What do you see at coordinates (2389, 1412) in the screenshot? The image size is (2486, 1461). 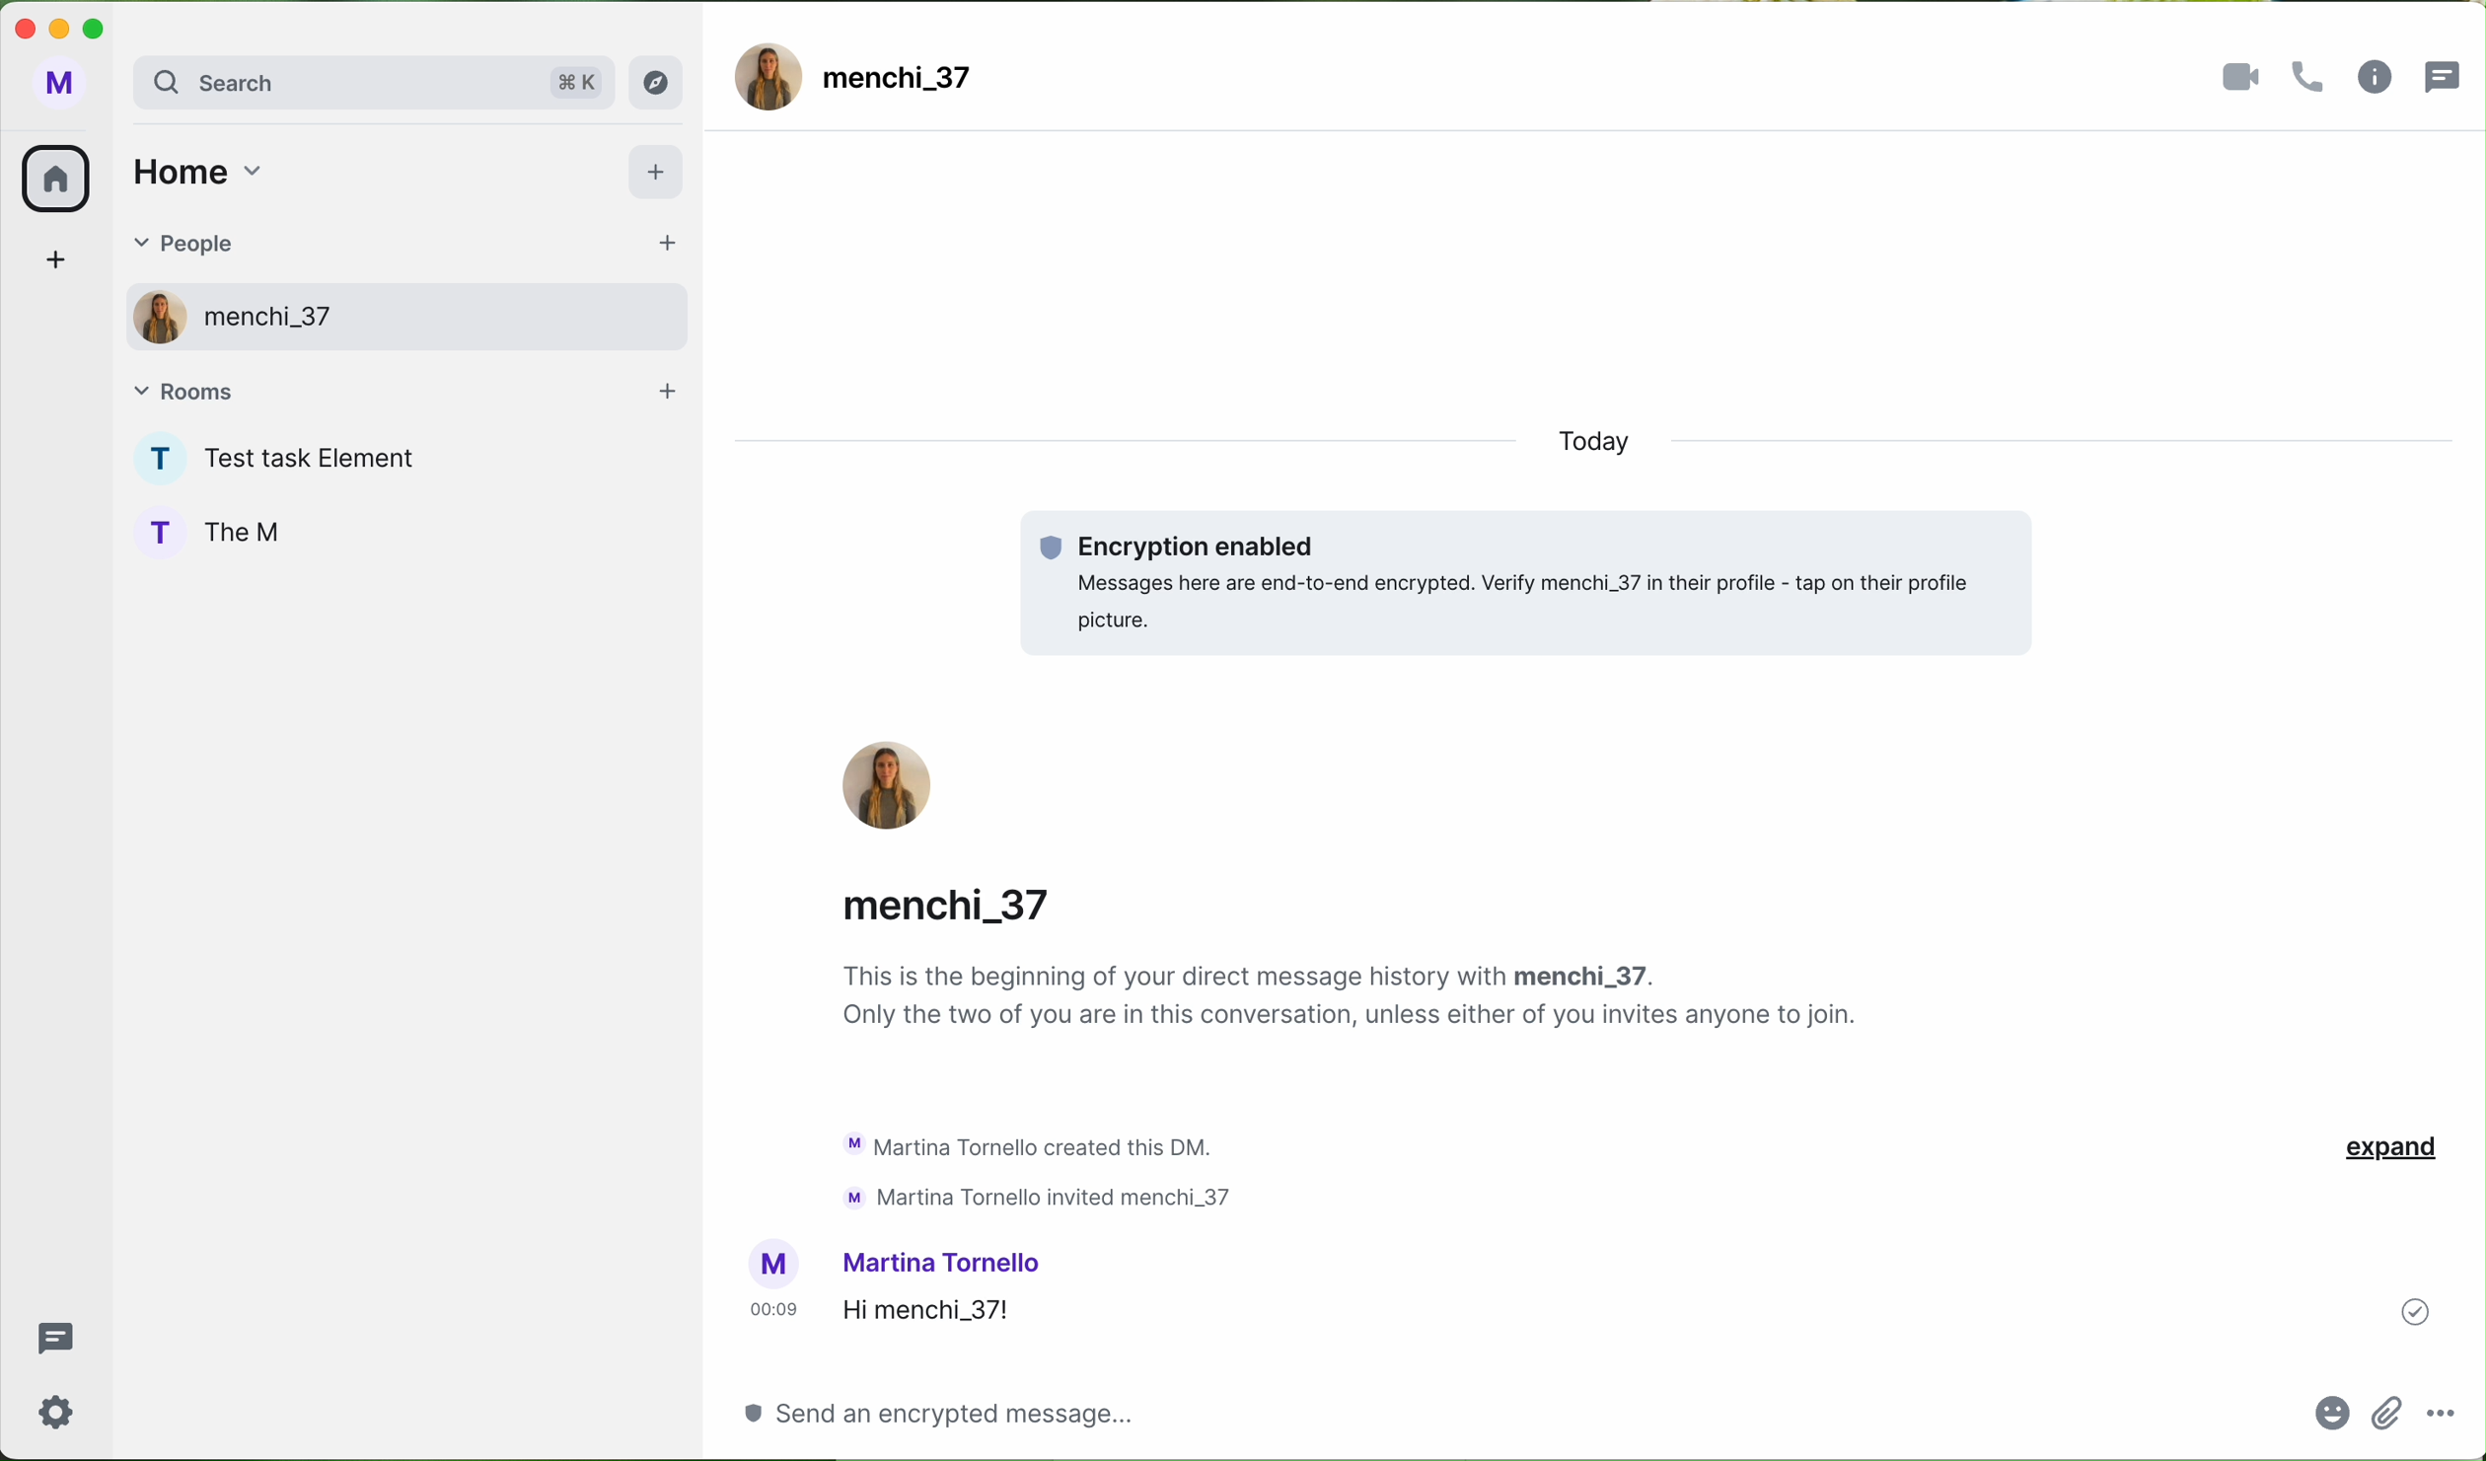 I see `attach file` at bounding box center [2389, 1412].